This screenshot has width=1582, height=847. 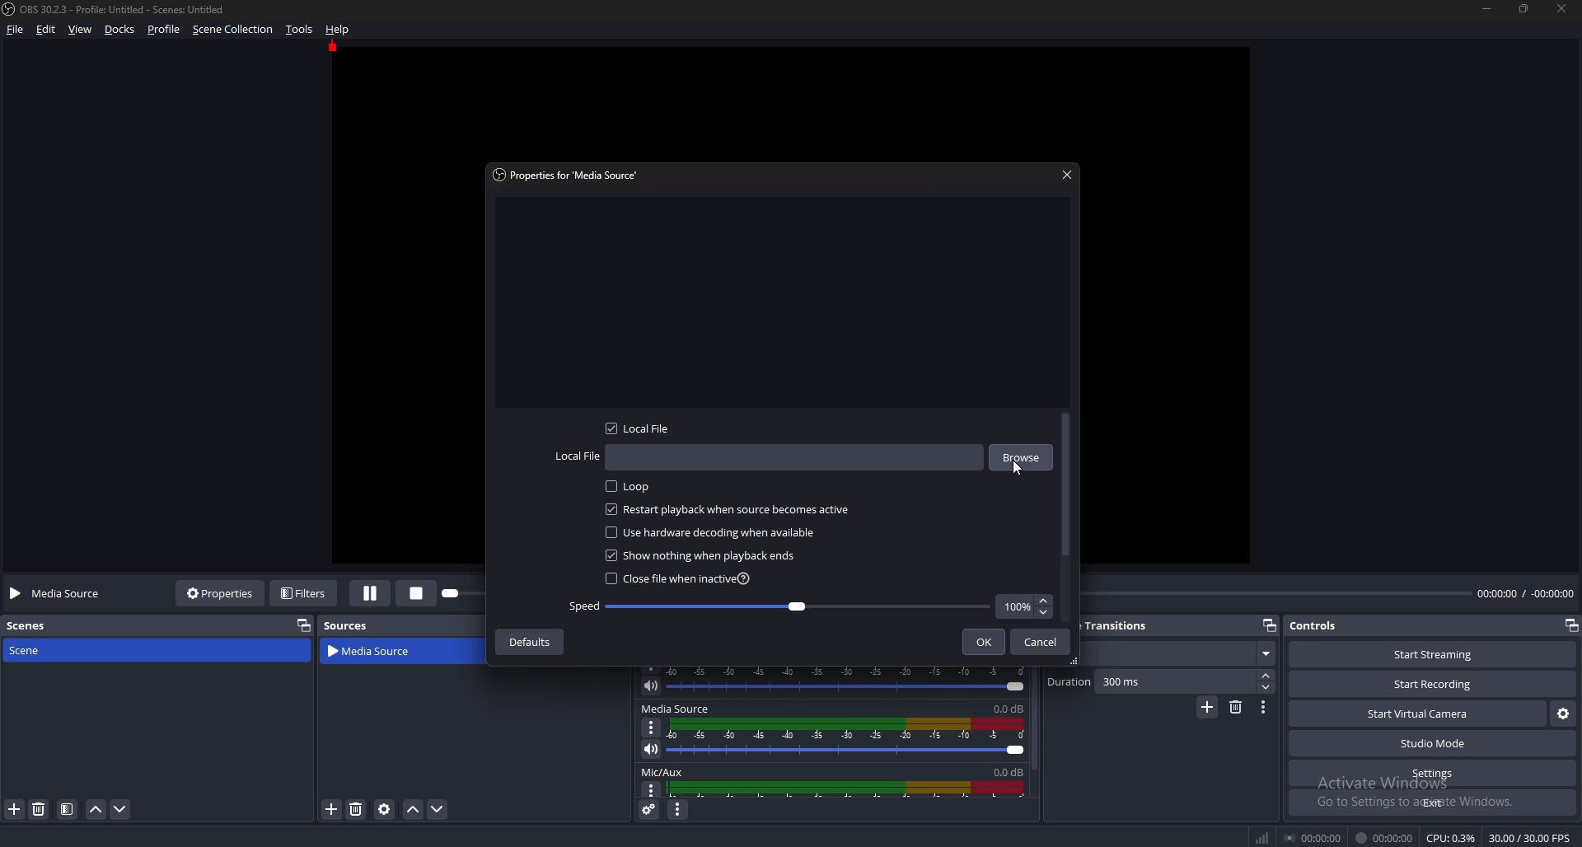 I want to click on  Audio mixer menu, so click(x=677, y=811).